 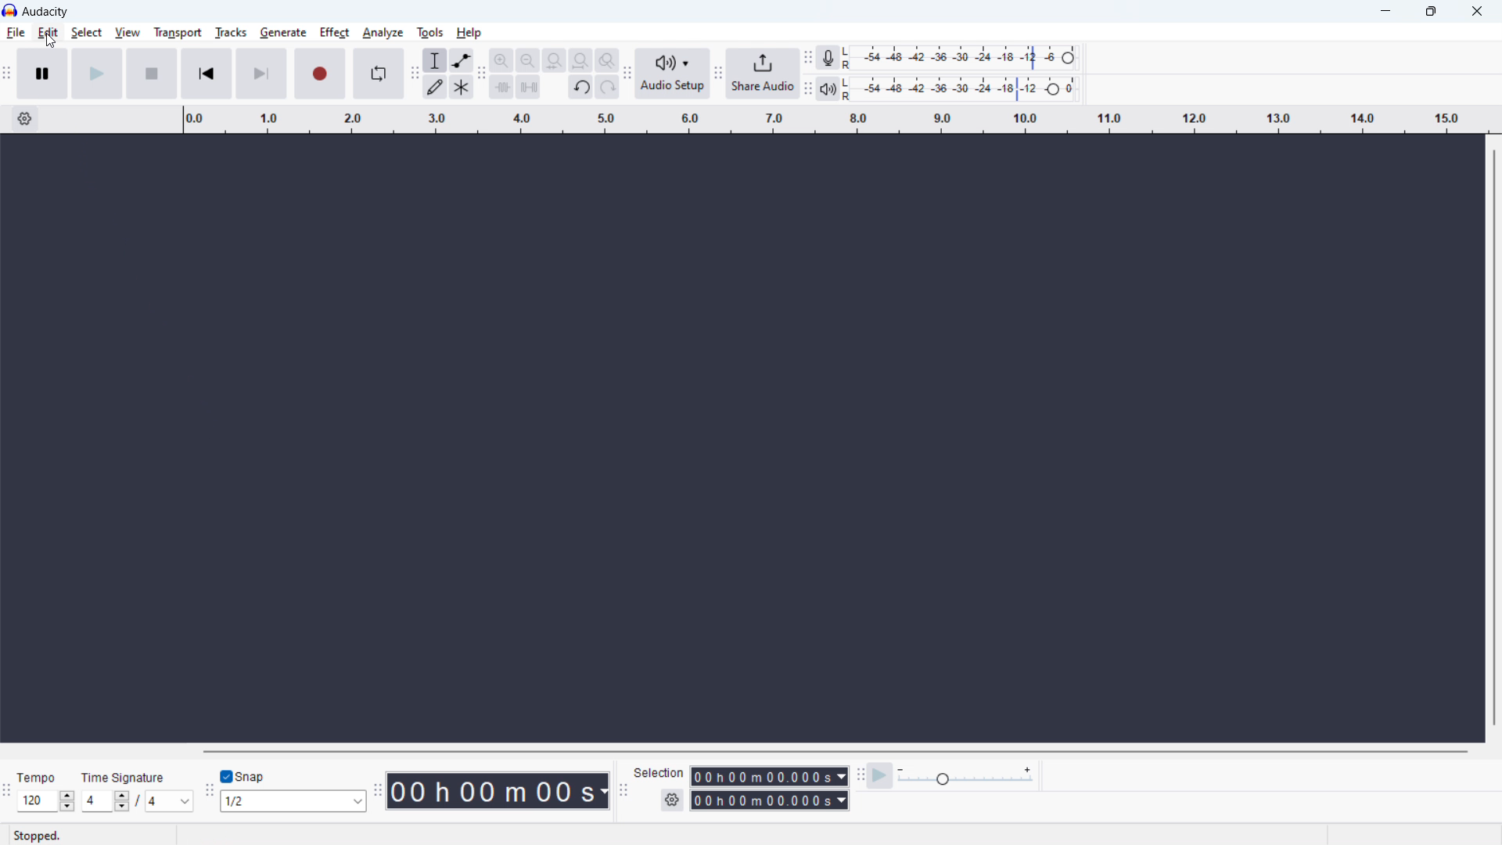 I want to click on recording meter, so click(x=828, y=57).